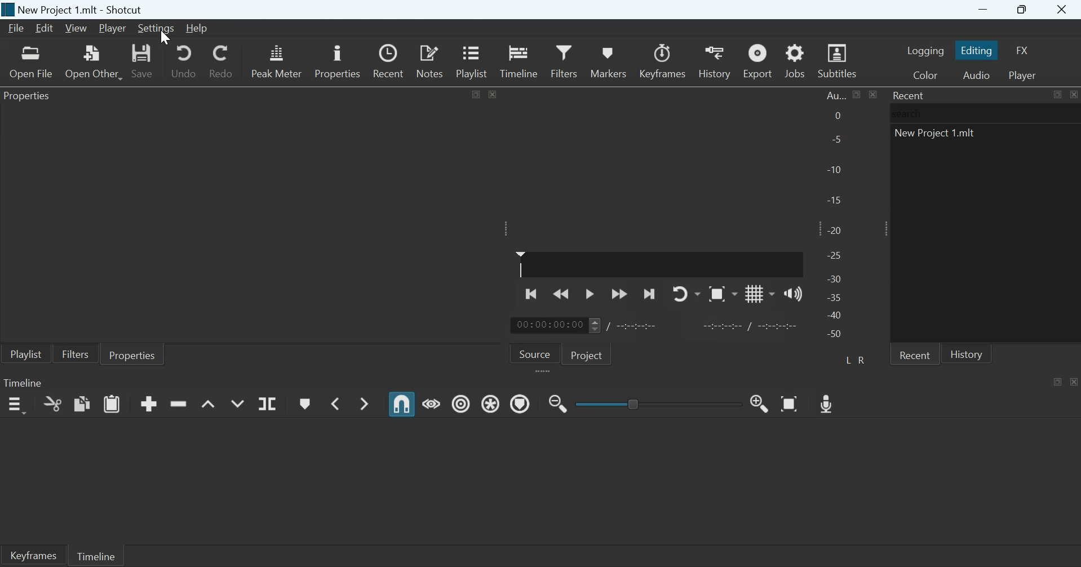 Image resolution: width=1081 pixels, height=567 pixels. I want to click on Cut, so click(52, 404).